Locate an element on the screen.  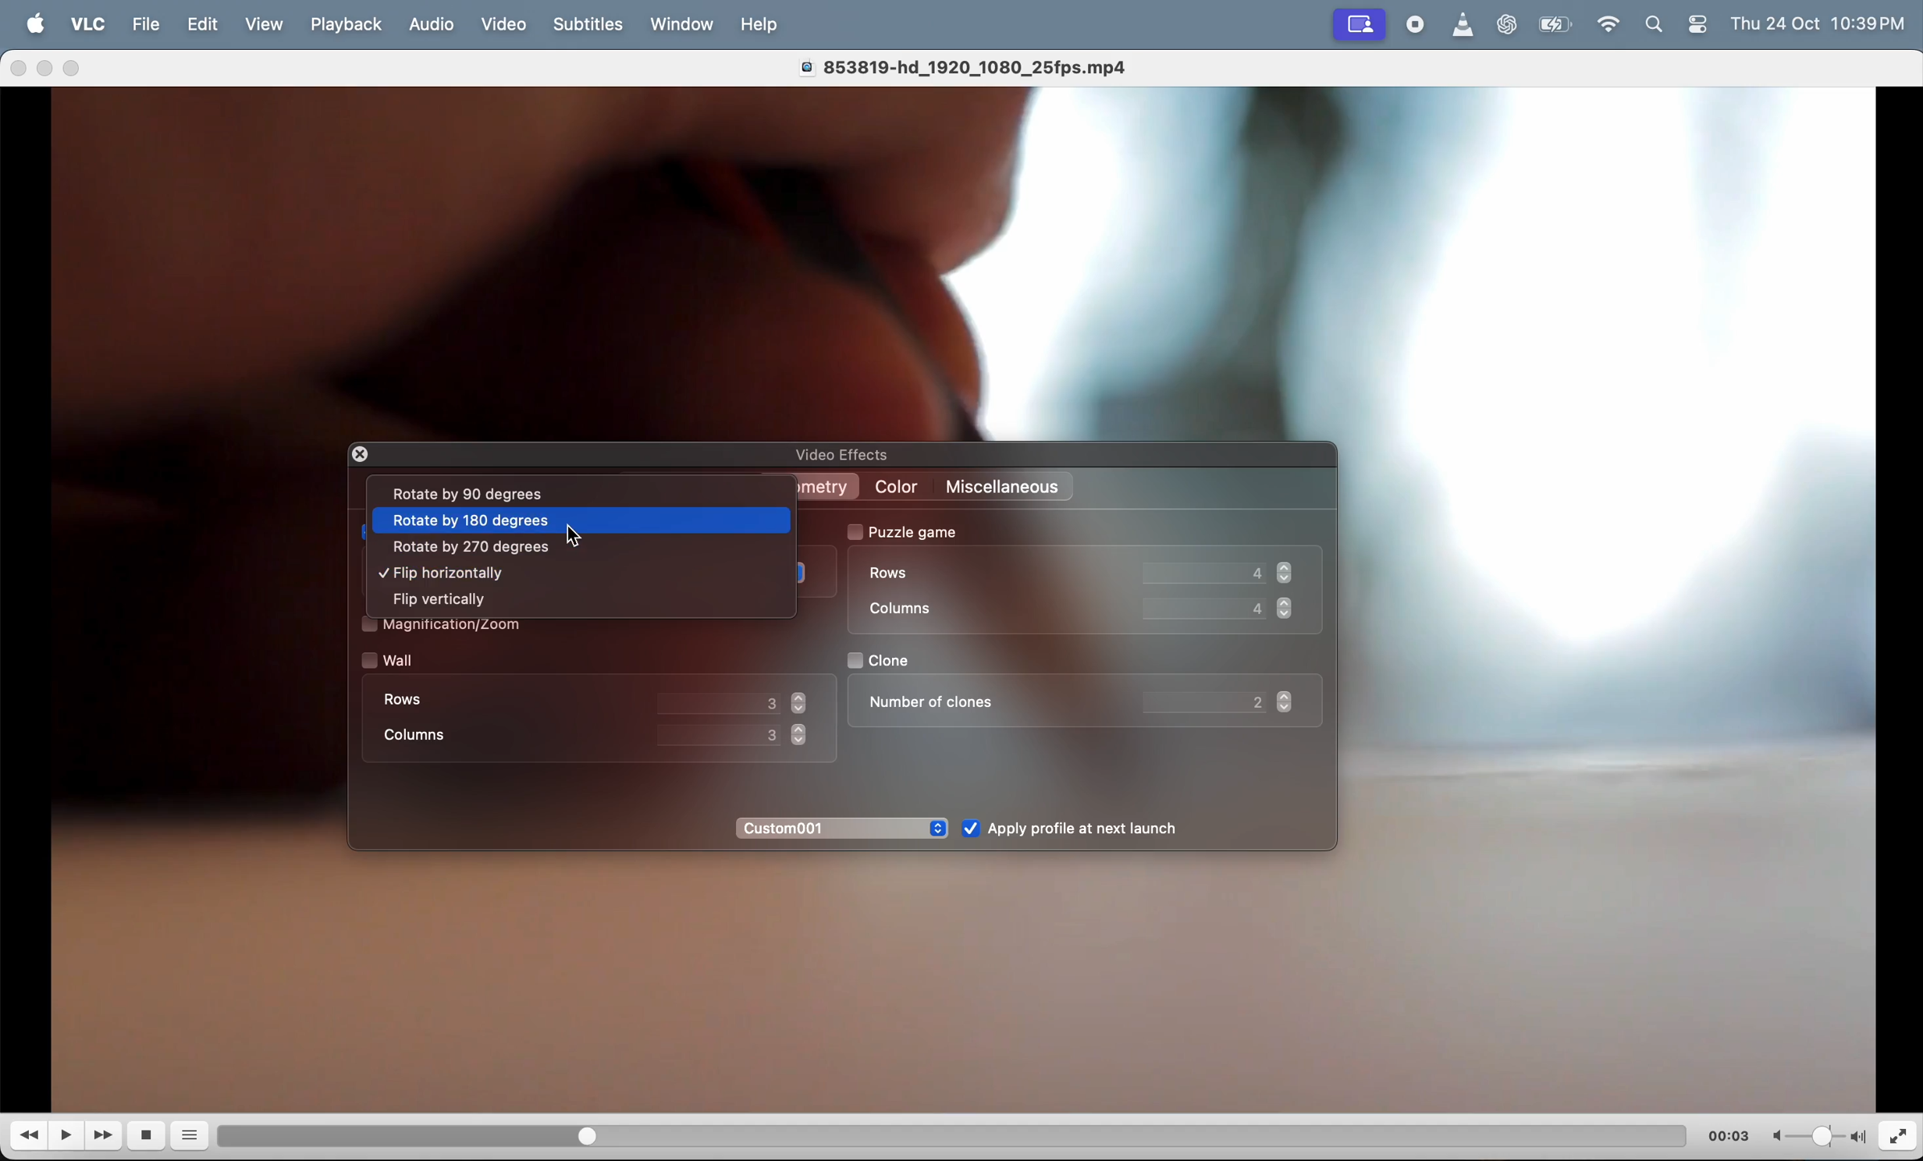
value is located at coordinates (737, 704).